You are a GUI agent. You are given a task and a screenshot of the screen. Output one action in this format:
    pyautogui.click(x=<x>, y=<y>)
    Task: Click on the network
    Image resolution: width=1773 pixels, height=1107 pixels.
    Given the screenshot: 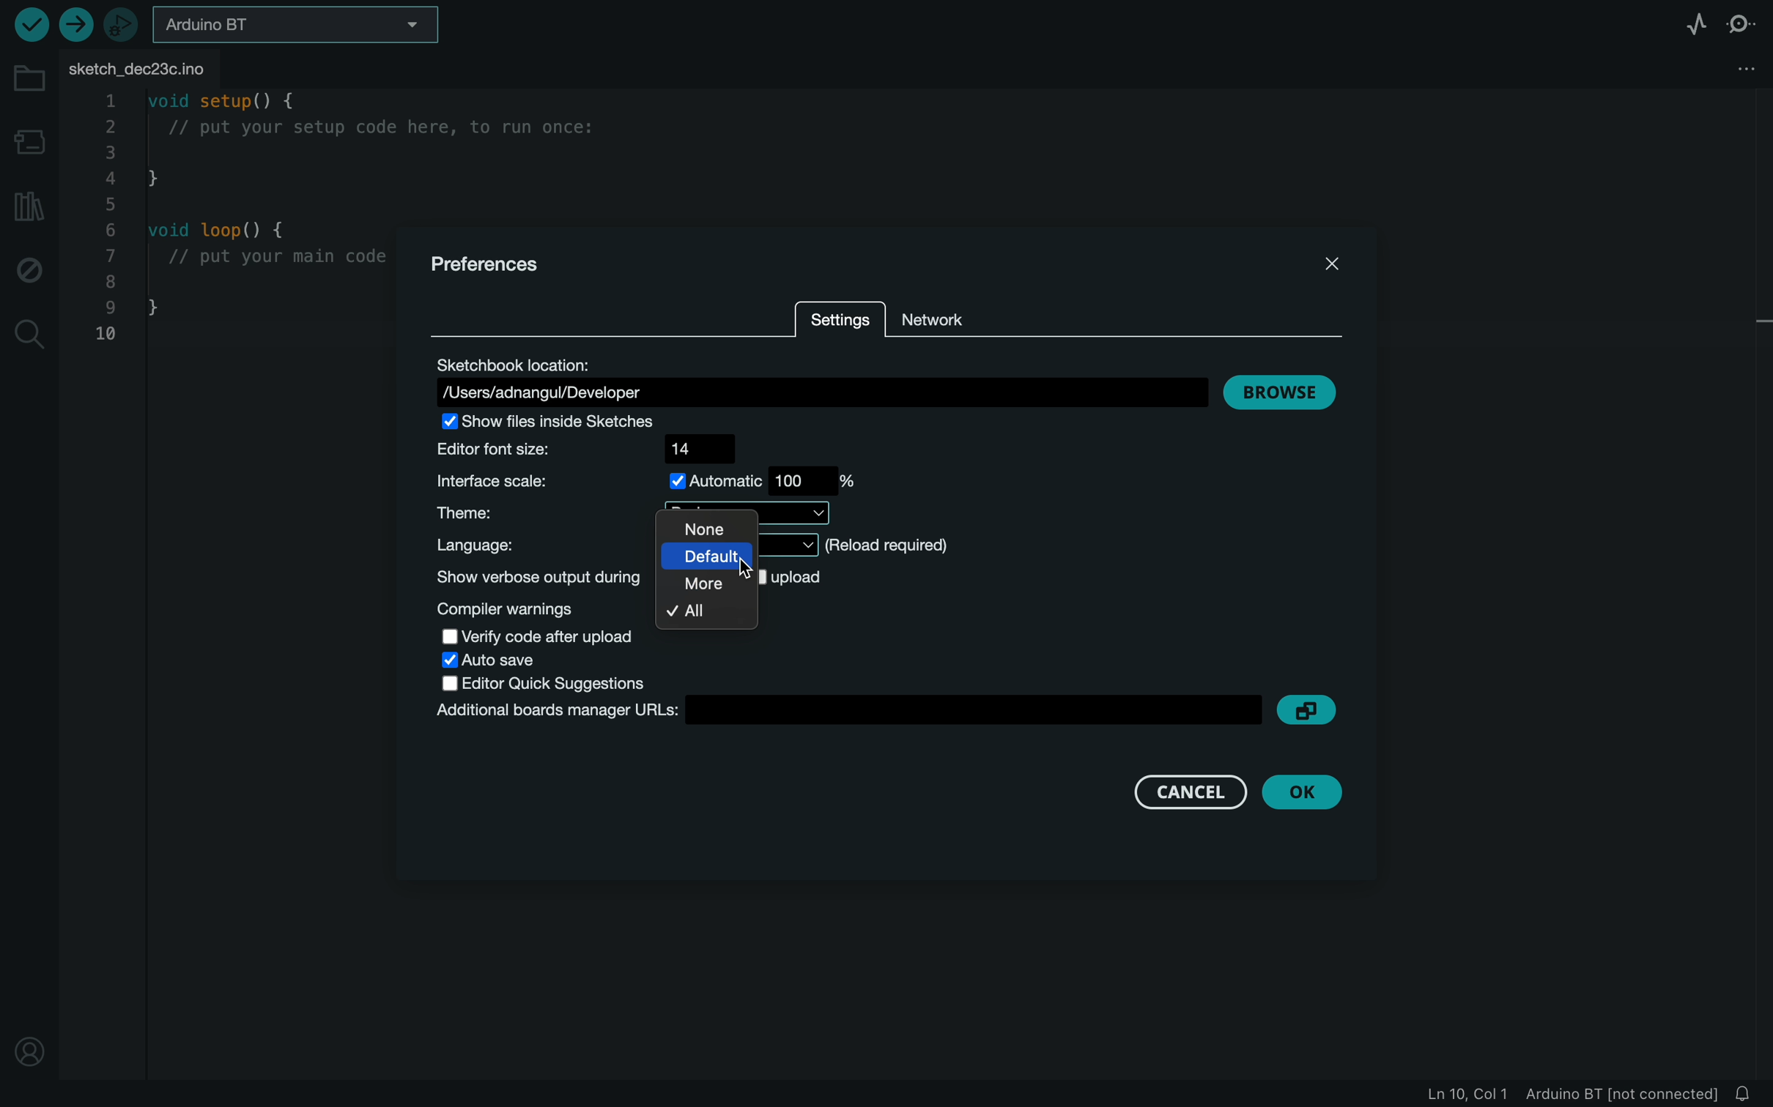 What is the action you would take?
    pyautogui.click(x=940, y=320)
    